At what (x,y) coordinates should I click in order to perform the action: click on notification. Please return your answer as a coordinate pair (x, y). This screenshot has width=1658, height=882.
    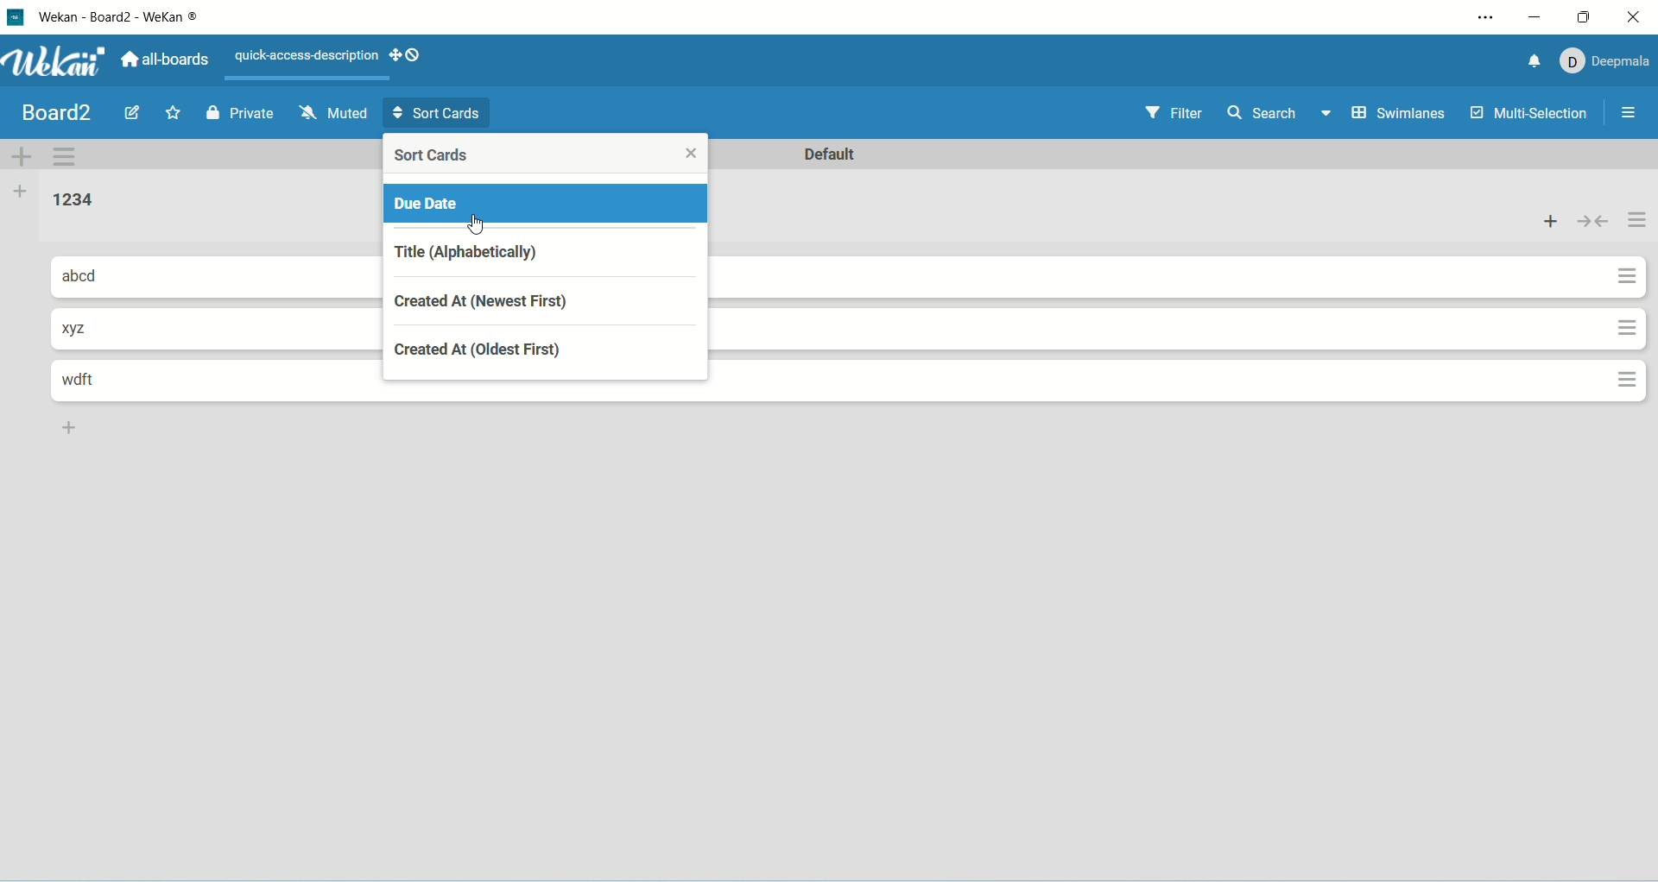
    Looking at the image, I should click on (1535, 61).